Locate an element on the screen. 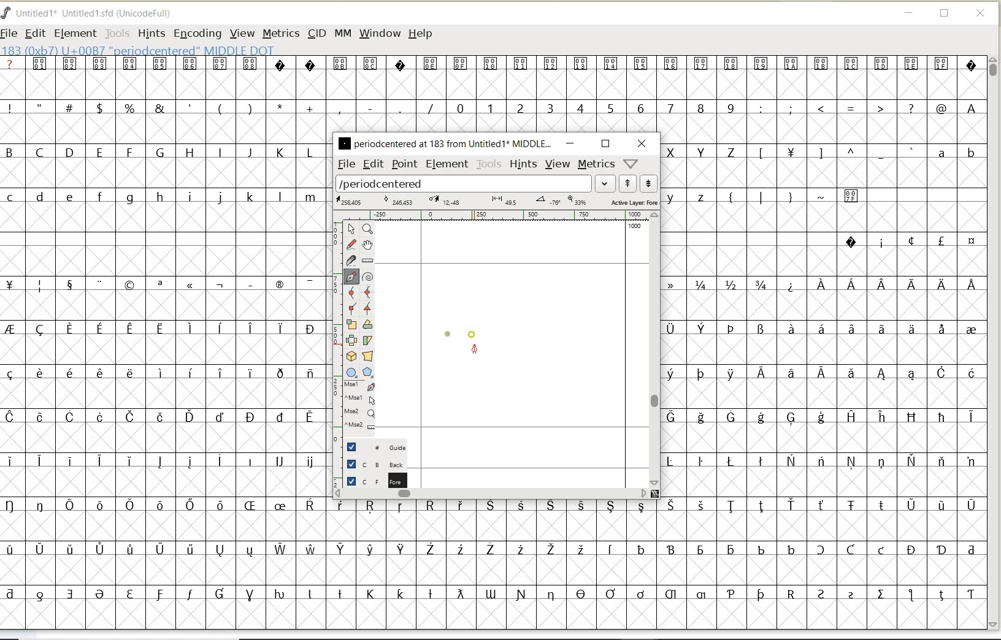 This screenshot has width=1001, height=640. restore is located at coordinates (605, 143).